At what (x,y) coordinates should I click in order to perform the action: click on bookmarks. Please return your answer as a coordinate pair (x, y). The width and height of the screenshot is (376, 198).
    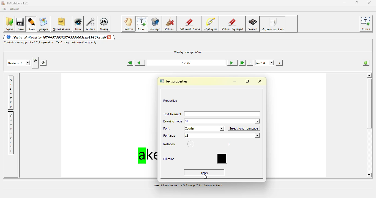
    Looking at the image, I should click on (11, 134).